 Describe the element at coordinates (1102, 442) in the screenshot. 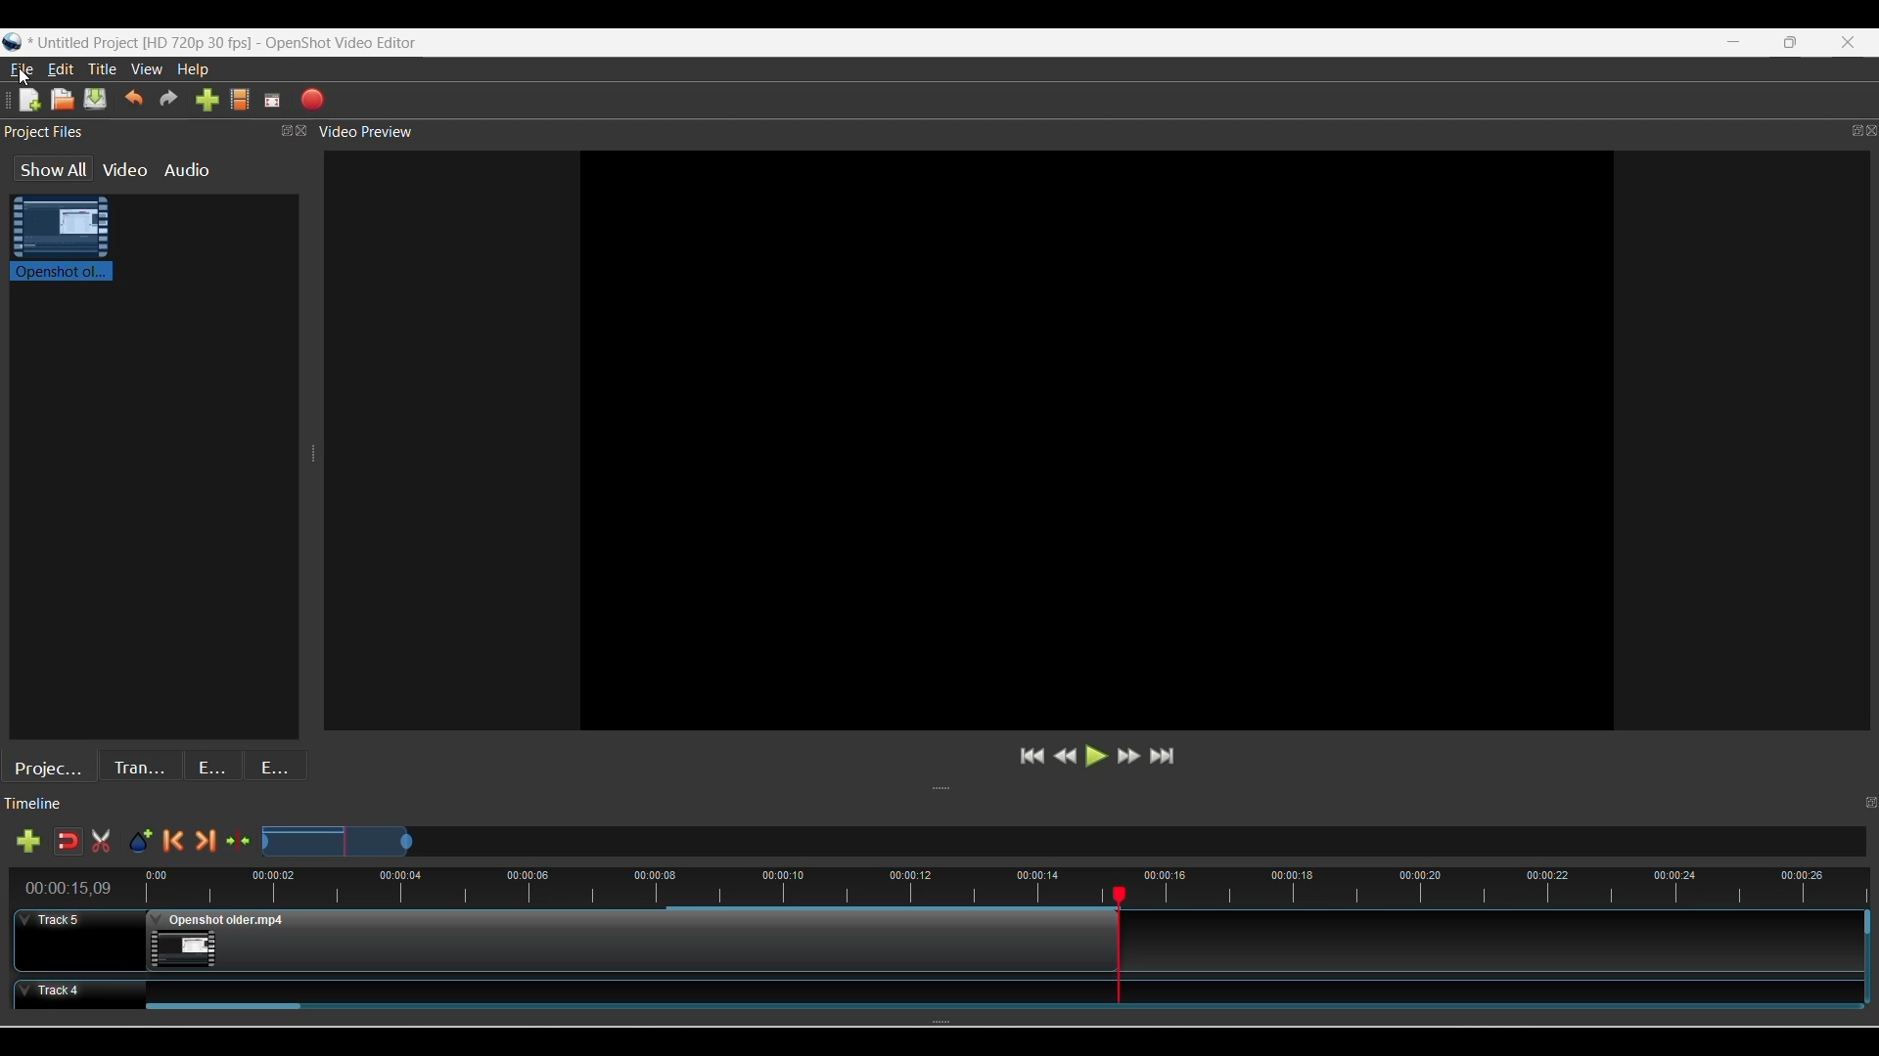

I see `Preview Window` at that location.